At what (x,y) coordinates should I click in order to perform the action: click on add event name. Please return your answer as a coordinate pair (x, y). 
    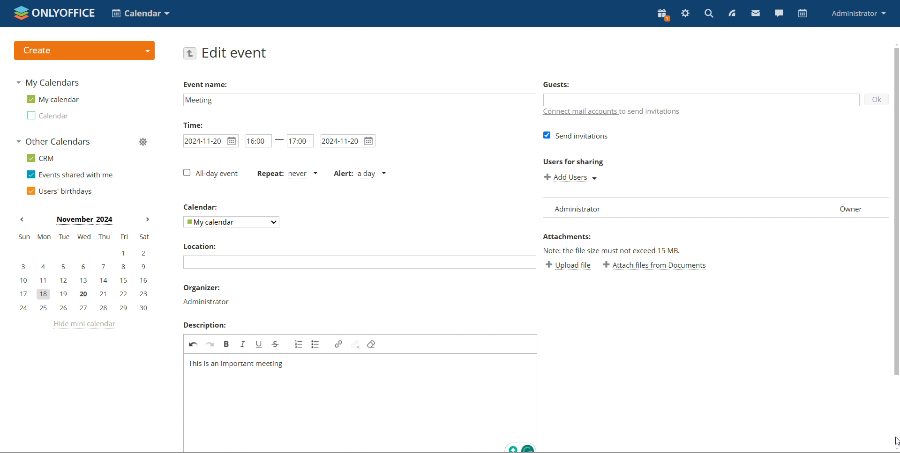
    Looking at the image, I should click on (360, 100).